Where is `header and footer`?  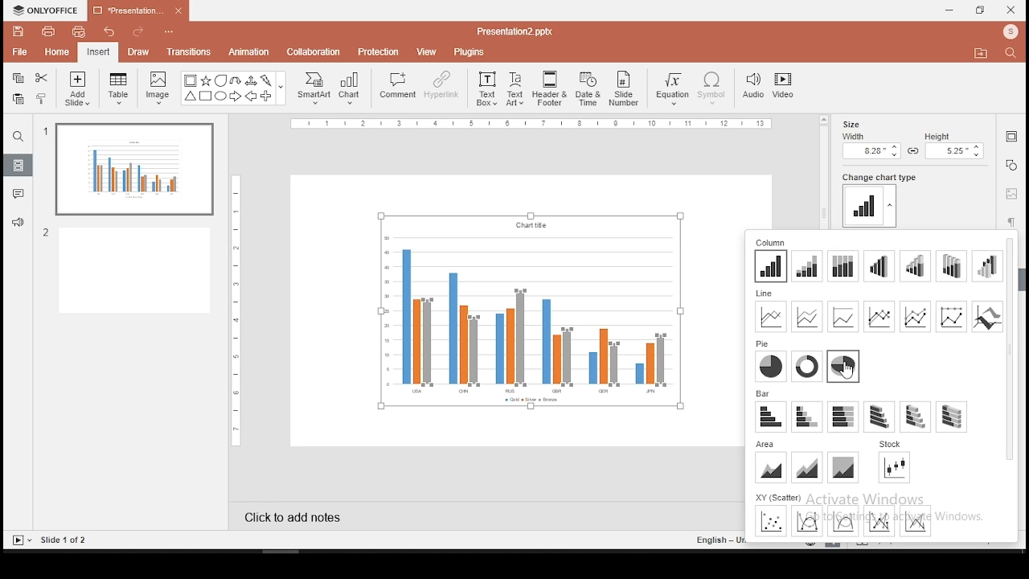 header and footer is located at coordinates (550, 88).